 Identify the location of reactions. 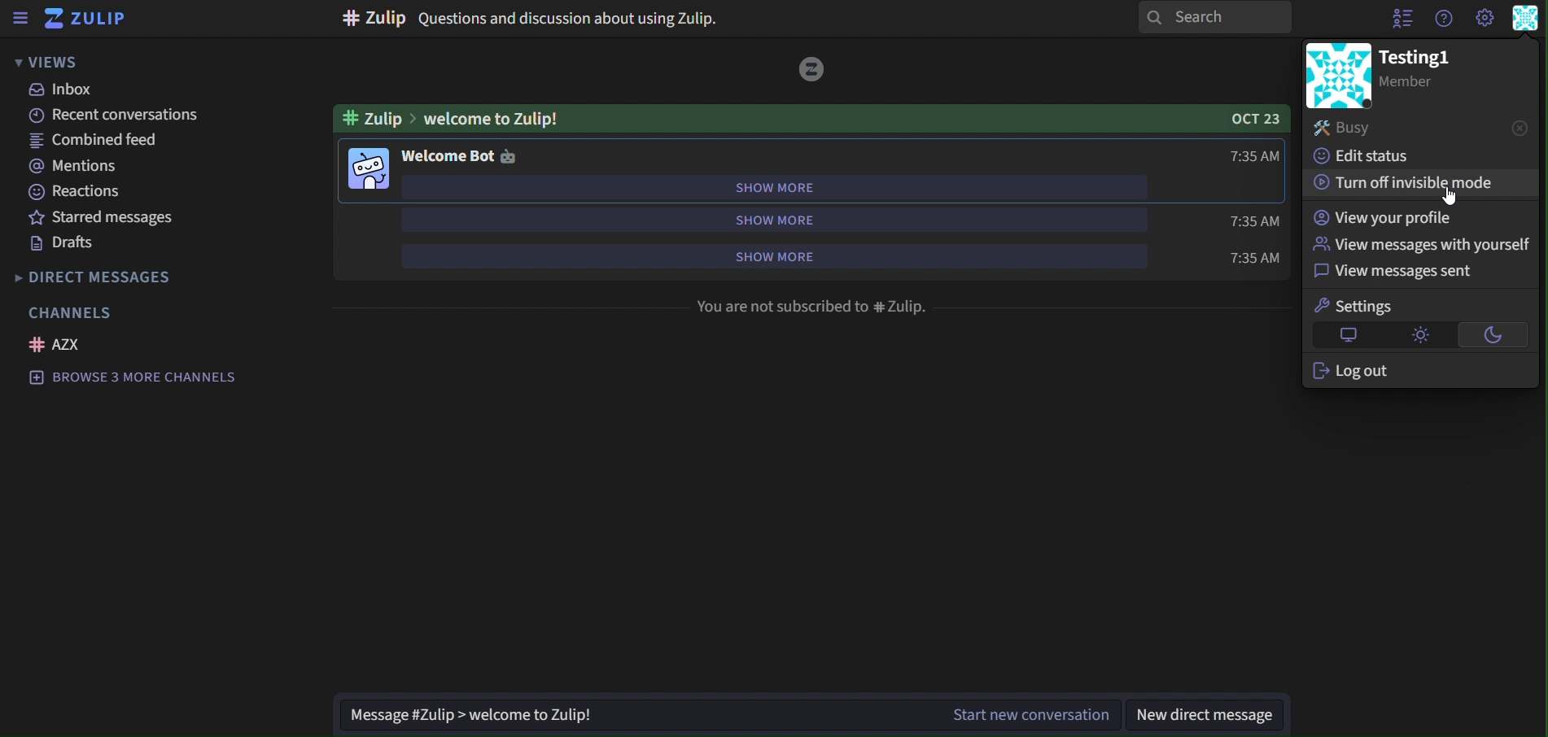
(79, 192).